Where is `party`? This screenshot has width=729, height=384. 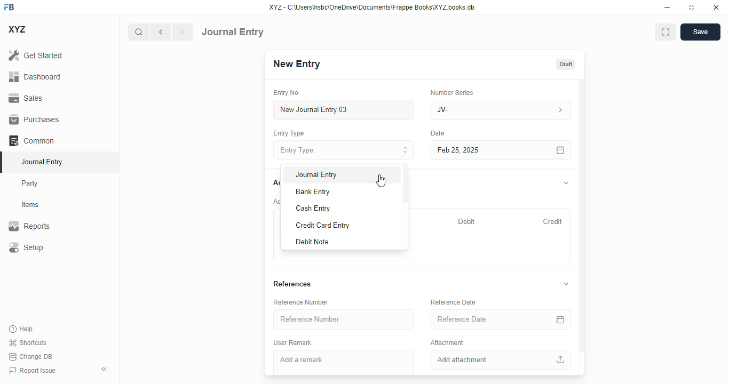
party is located at coordinates (30, 183).